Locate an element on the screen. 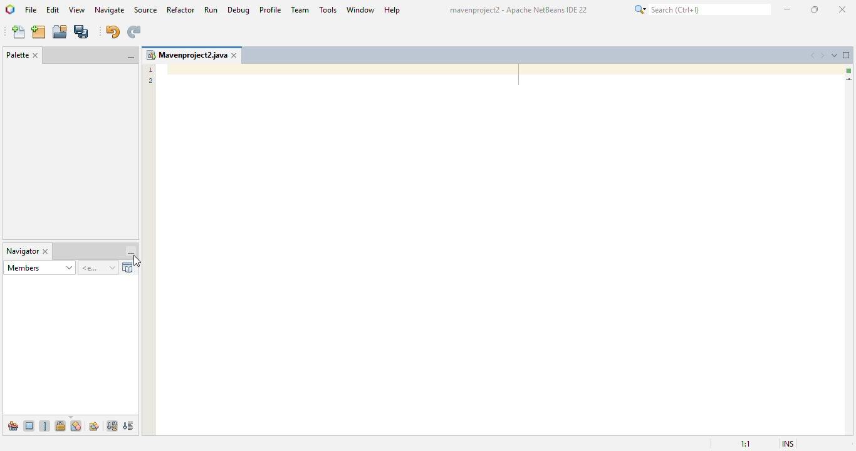  open project is located at coordinates (60, 31).